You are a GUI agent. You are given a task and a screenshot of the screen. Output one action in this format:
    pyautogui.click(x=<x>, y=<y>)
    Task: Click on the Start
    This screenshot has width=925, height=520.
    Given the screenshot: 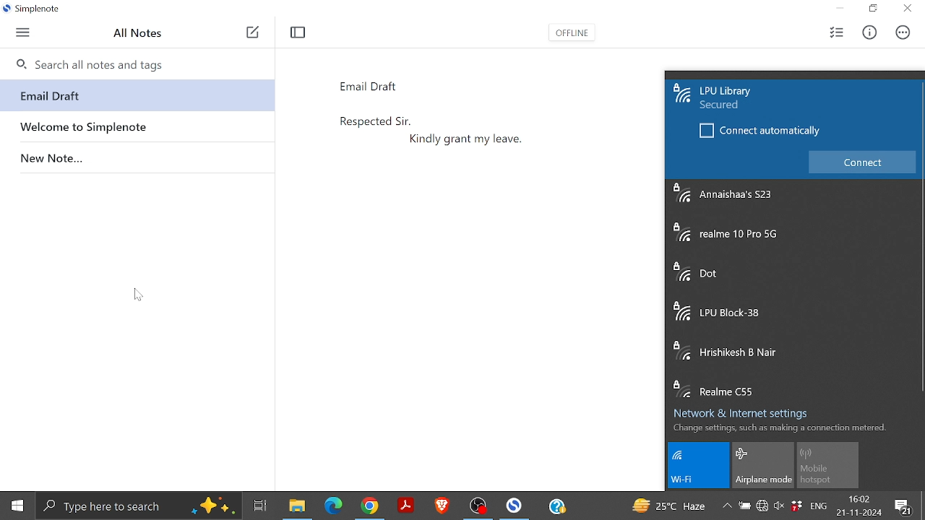 What is the action you would take?
    pyautogui.click(x=17, y=506)
    